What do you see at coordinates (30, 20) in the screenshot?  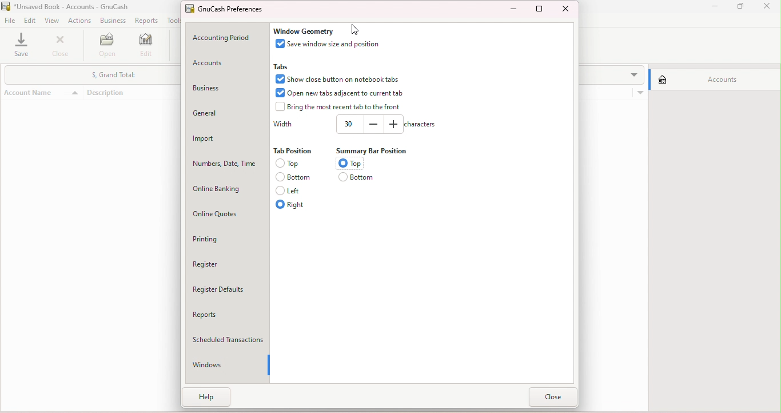 I see `Edit` at bounding box center [30, 20].